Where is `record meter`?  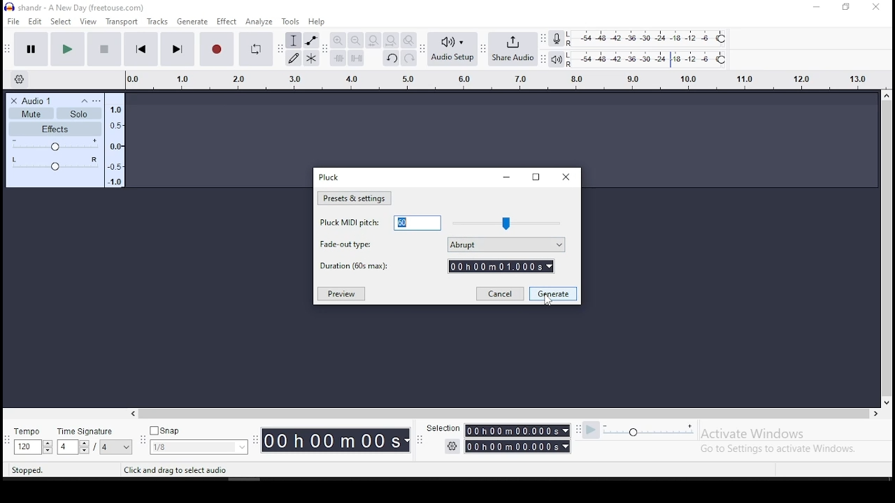
record meter is located at coordinates (556, 39).